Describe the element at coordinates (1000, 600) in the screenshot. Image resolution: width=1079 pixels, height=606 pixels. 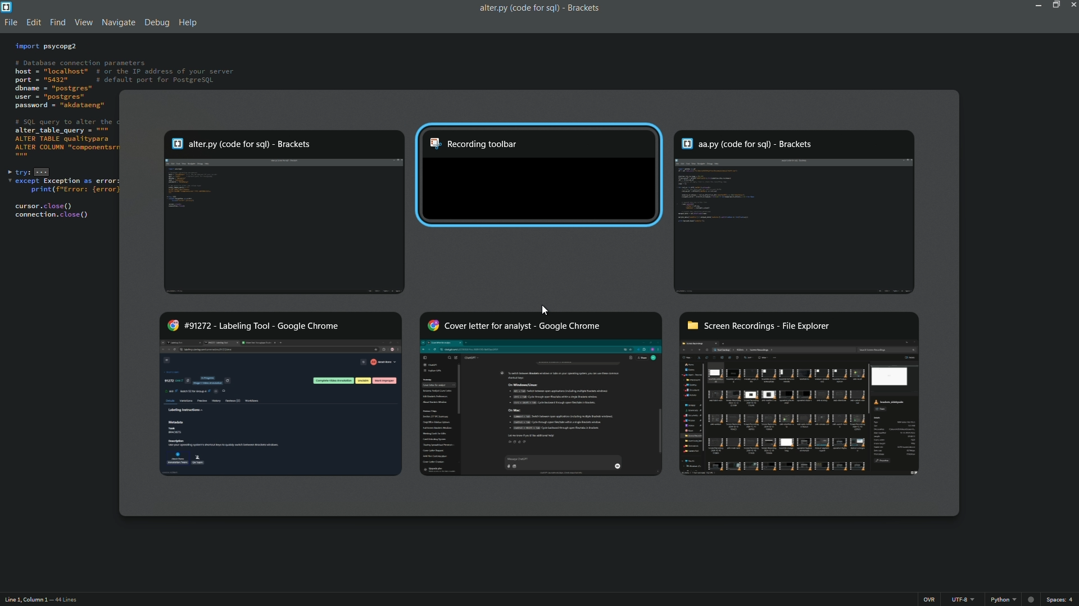
I see `python` at that location.